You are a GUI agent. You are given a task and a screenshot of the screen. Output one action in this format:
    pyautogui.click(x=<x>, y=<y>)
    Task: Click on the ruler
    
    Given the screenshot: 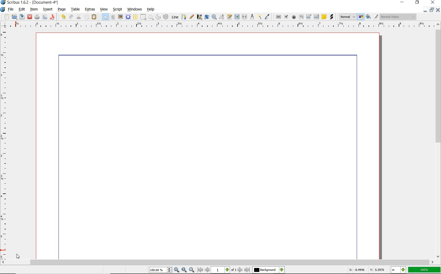 What is the action you would take?
    pyautogui.click(x=5, y=143)
    